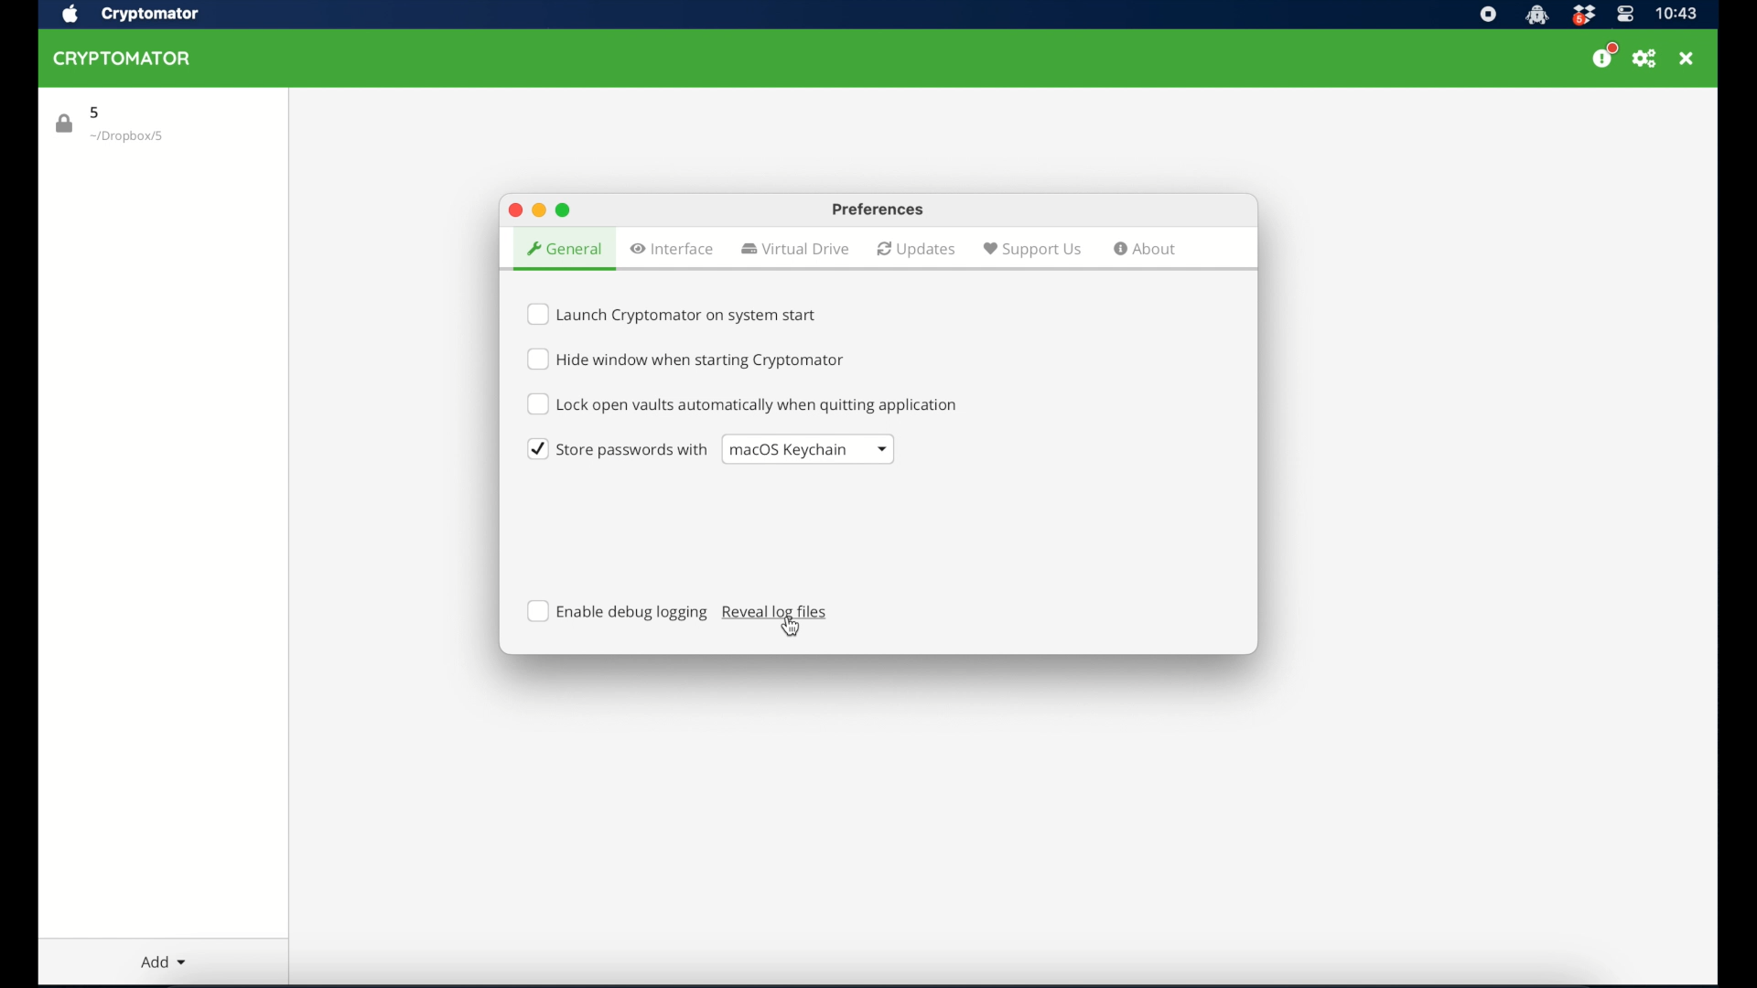 This screenshot has width=1757, height=988. What do you see at coordinates (70, 15) in the screenshot?
I see `apple icon` at bounding box center [70, 15].